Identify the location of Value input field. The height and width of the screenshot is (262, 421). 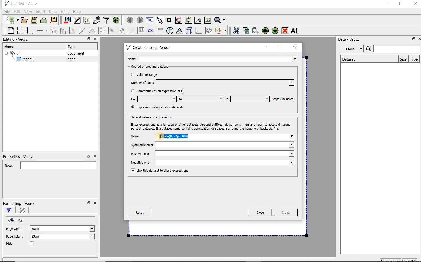
(248, 136).